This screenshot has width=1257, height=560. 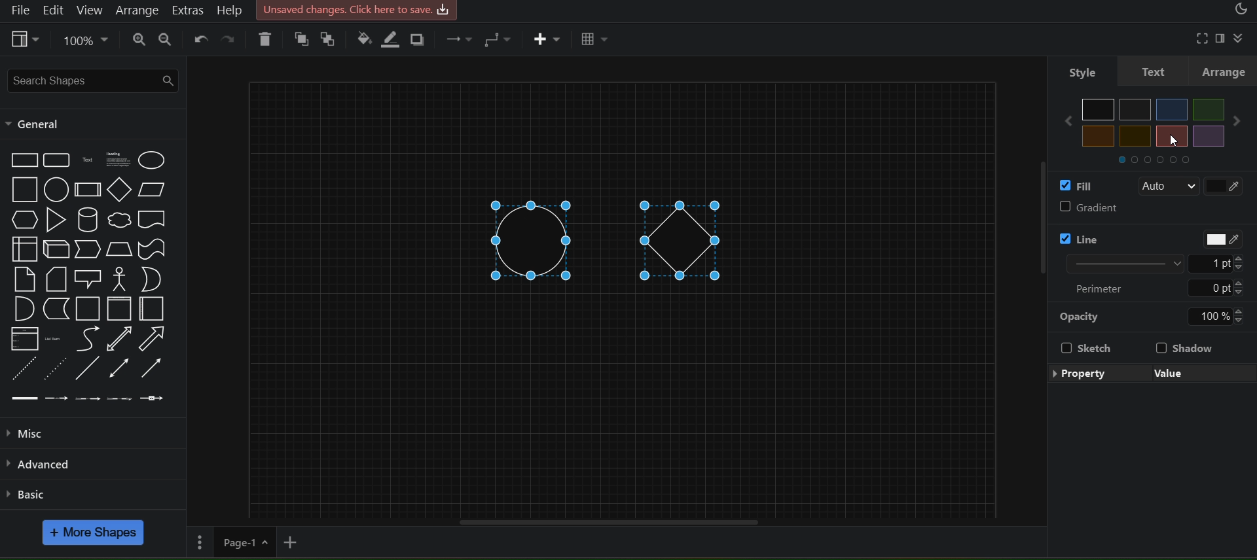 I want to click on , so click(x=1100, y=135).